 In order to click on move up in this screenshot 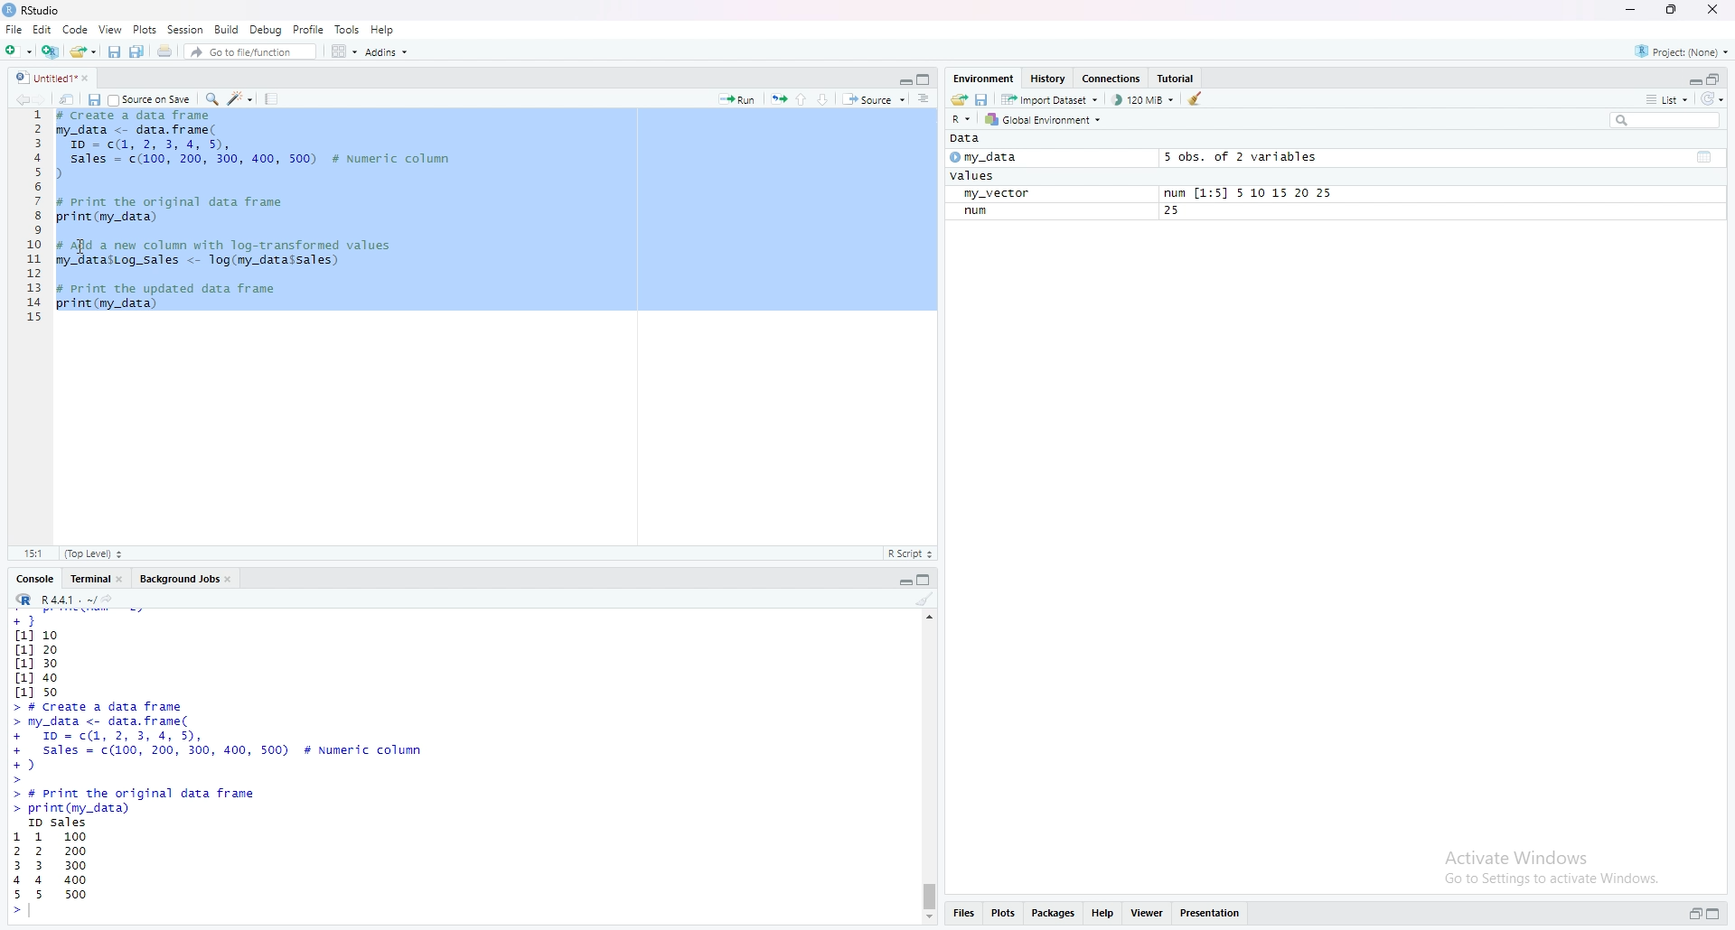, I will do `click(930, 622)`.